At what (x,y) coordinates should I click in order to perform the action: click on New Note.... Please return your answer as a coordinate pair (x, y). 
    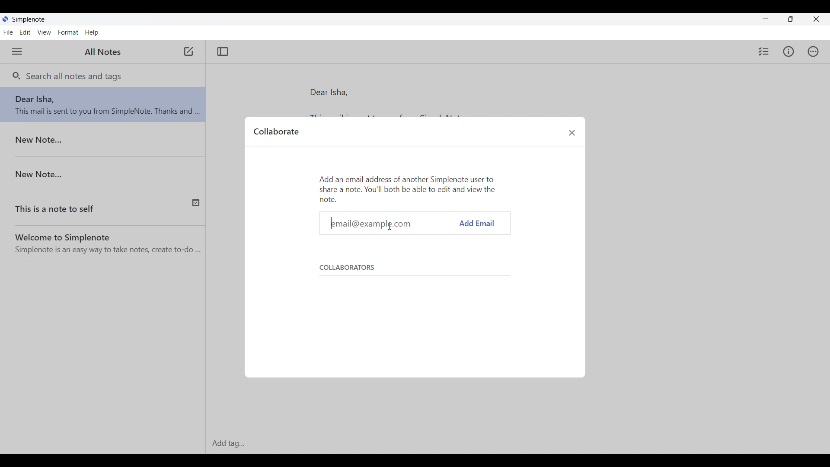
    Looking at the image, I should click on (105, 139).